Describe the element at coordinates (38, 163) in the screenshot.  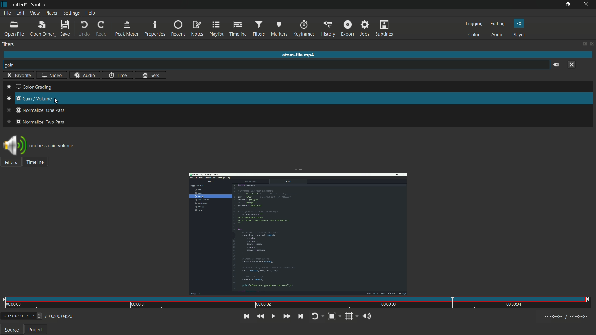
I see `Timeline` at that location.